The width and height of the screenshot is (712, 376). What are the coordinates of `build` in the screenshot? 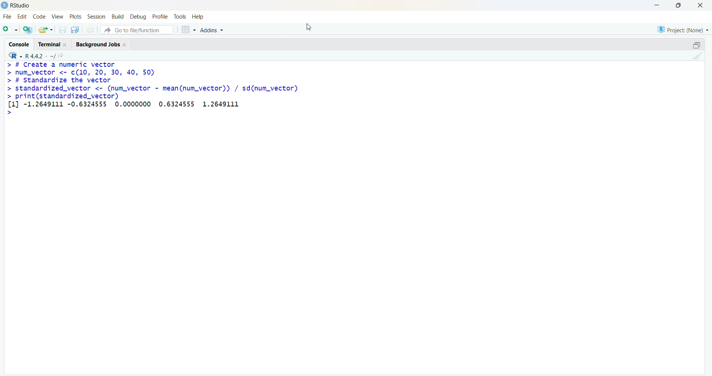 It's located at (118, 16).